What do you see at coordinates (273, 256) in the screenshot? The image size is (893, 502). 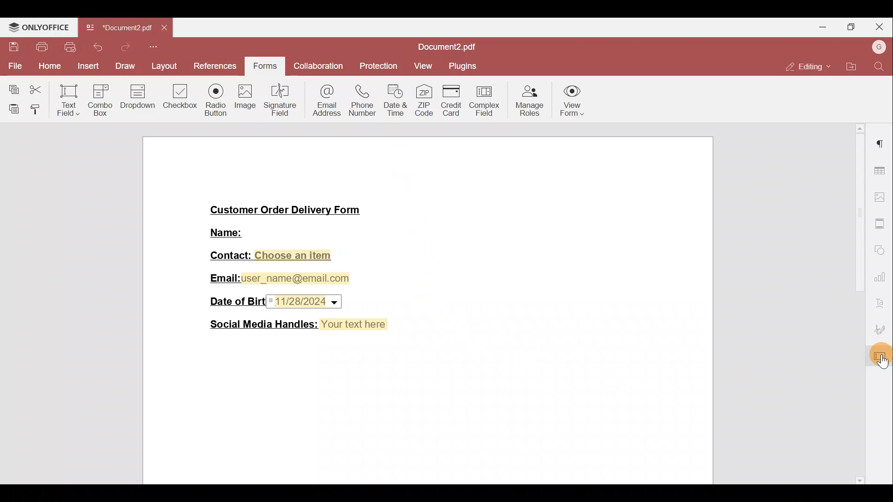 I see `Contact: Choose an item` at bounding box center [273, 256].